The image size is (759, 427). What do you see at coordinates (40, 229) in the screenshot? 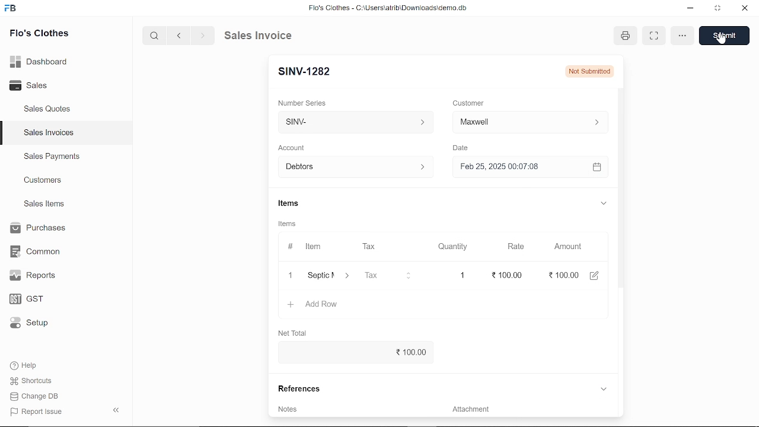
I see `Purchases` at bounding box center [40, 229].